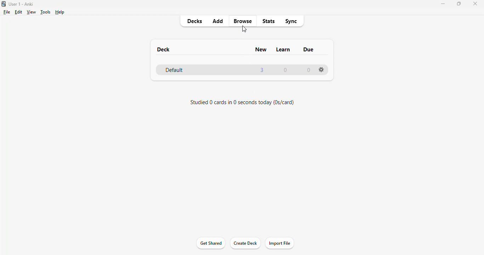 The image size is (484, 255). I want to click on title, so click(22, 4).